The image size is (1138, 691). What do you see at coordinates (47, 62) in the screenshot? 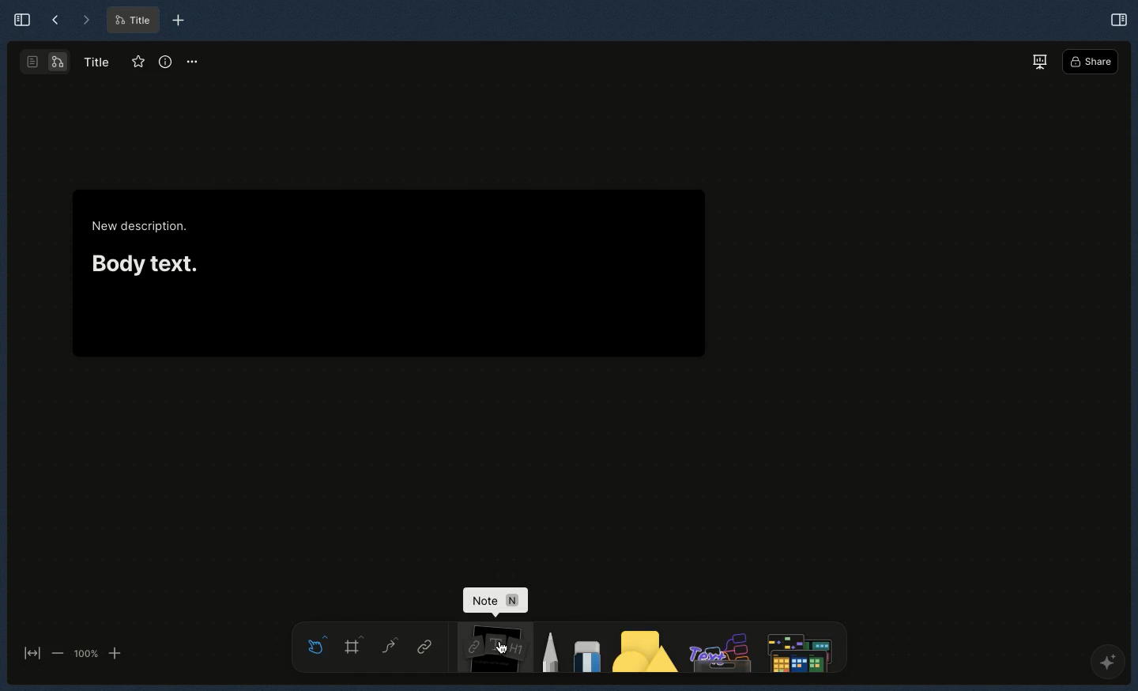
I see `Second layout` at bounding box center [47, 62].